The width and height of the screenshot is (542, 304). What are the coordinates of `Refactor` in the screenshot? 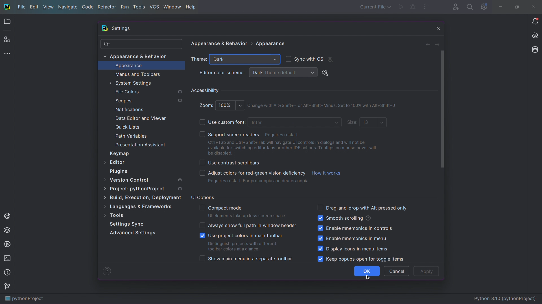 It's located at (107, 7).